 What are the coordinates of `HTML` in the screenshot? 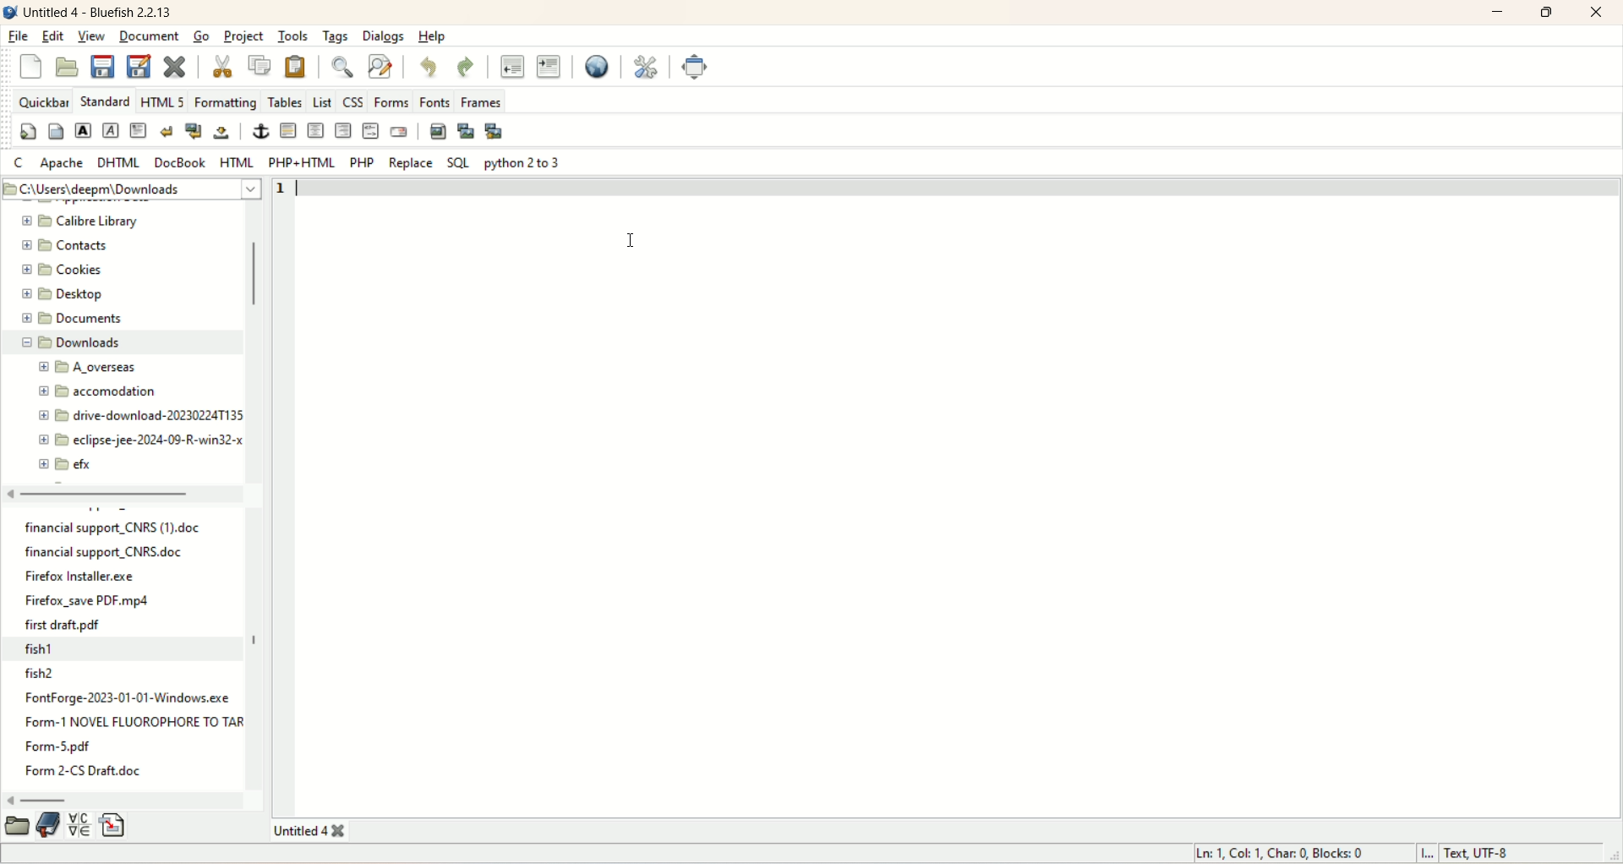 It's located at (237, 161).